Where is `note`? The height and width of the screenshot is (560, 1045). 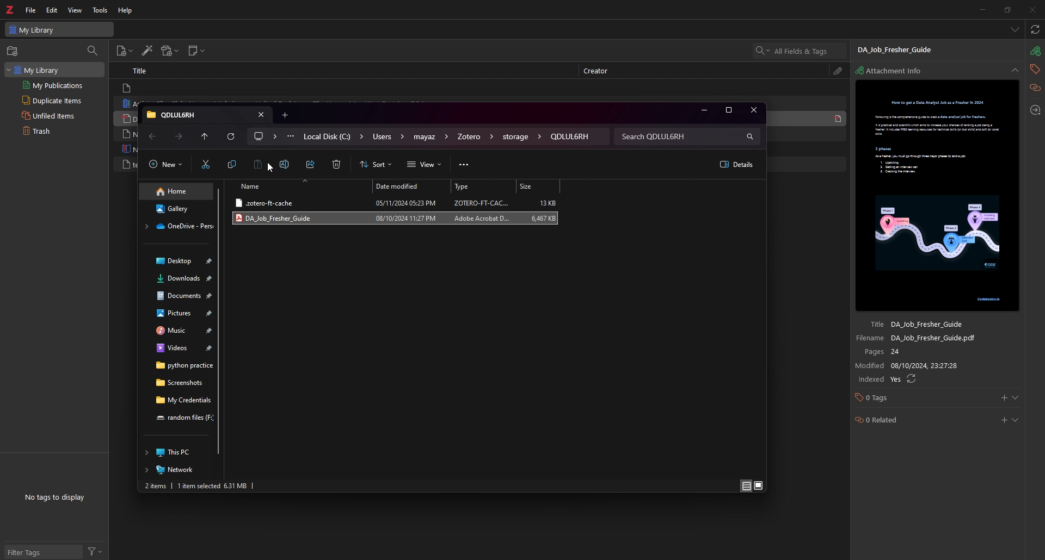
note is located at coordinates (187, 88).